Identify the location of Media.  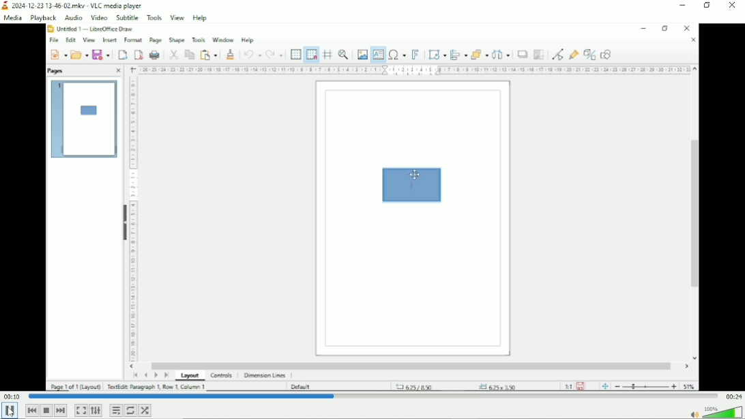
(13, 18).